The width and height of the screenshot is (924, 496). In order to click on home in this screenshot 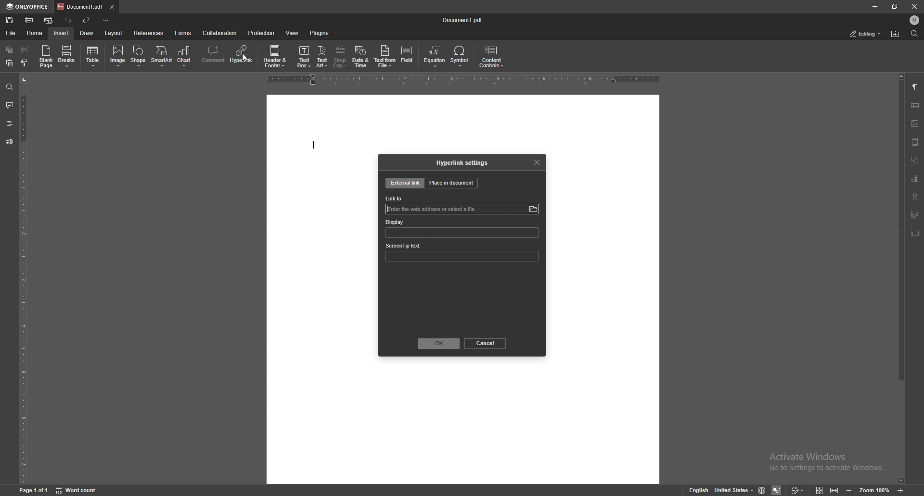, I will do `click(33, 32)`.